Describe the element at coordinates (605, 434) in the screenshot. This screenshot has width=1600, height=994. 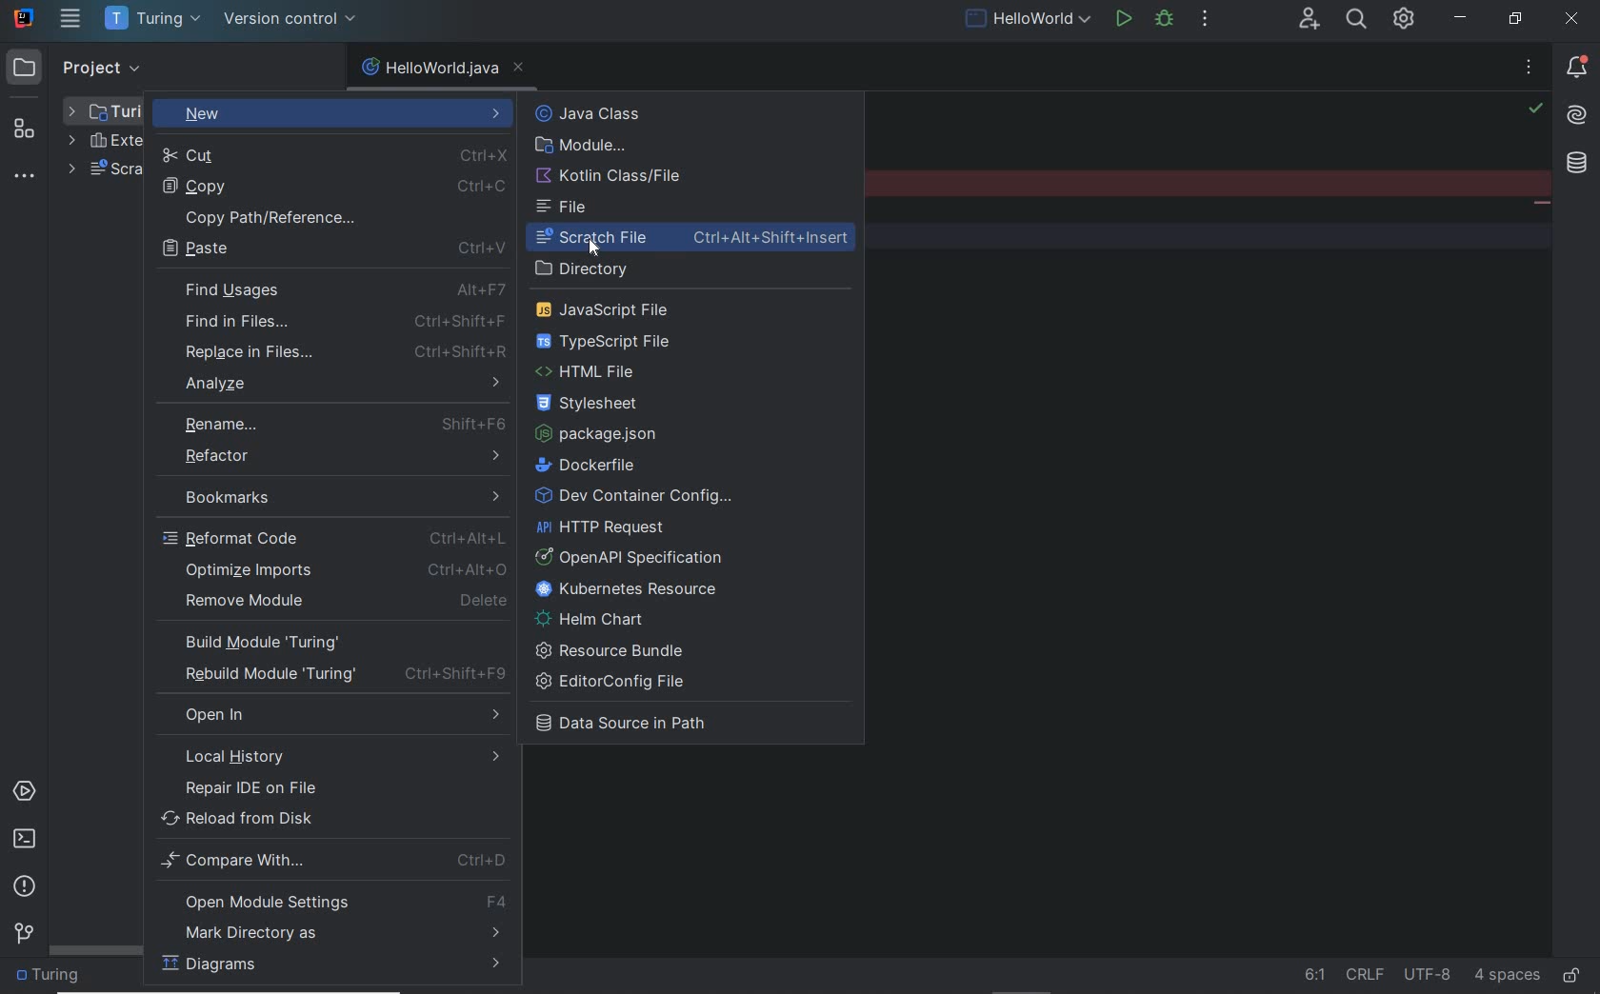
I see `package.json` at that location.